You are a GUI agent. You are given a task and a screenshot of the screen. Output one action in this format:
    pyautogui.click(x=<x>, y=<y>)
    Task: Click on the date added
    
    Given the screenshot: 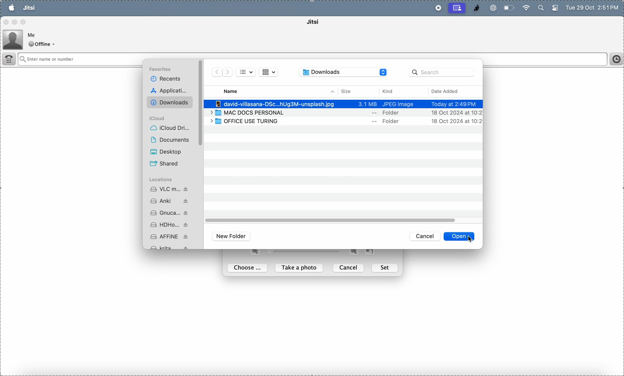 What is the action you would take?
    pyautogui.click(x=454, y=91)
    